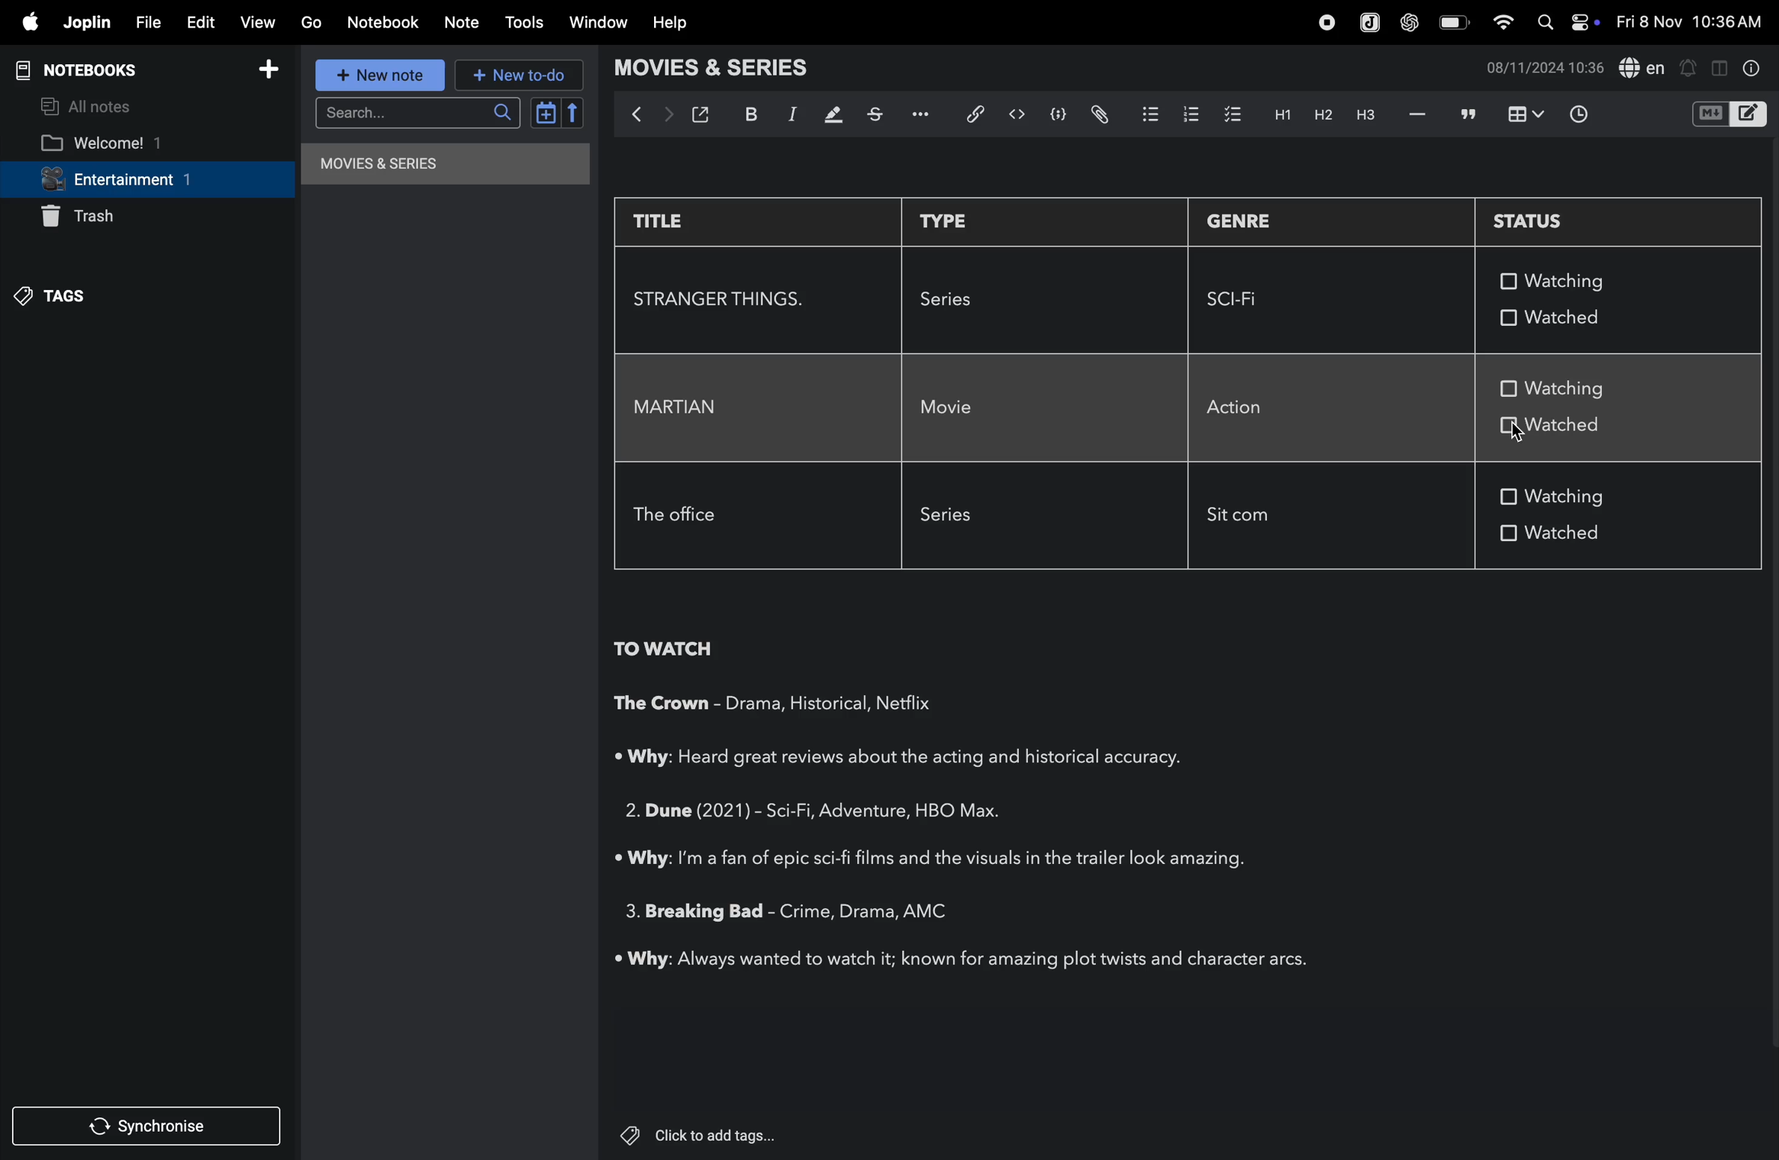 The image size is (1779, 1160). What do you see at coordinates (1368, 22) in the screenshot?
I see `joplin` at bounding box center [1368, 22].